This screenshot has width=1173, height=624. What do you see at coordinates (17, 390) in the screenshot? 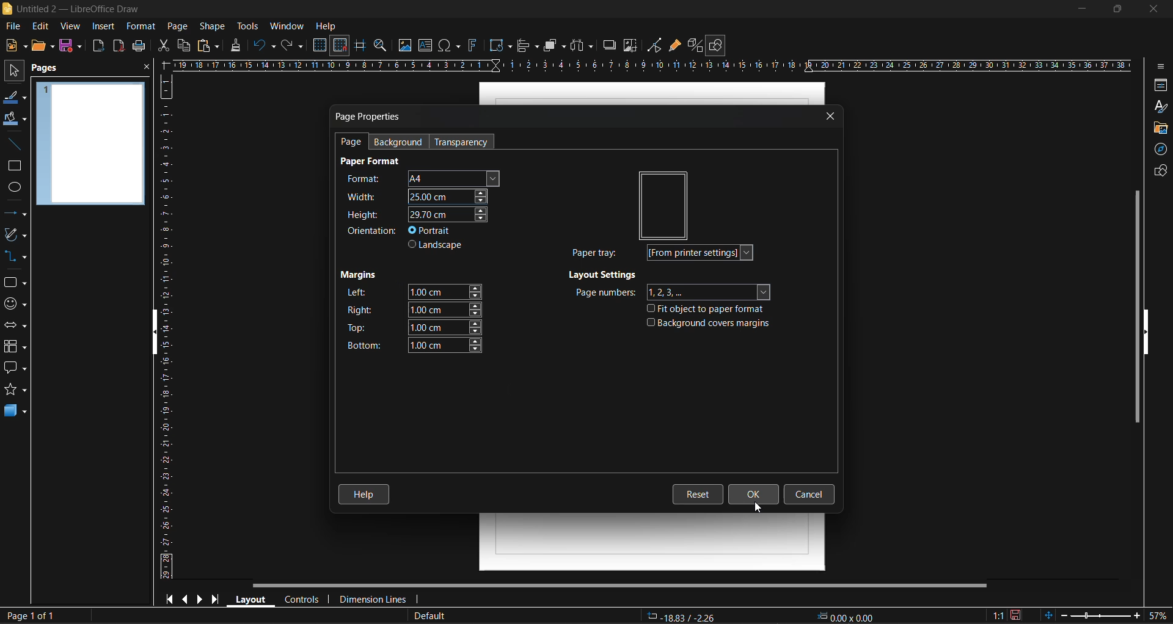
I see `stars and banners` at bounding box center [17, 390].